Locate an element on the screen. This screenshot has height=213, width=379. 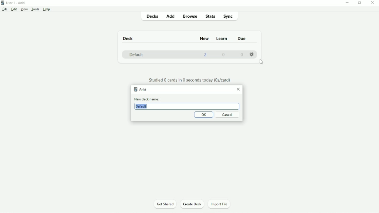
New deck name: is located at coordinates (147, 99).